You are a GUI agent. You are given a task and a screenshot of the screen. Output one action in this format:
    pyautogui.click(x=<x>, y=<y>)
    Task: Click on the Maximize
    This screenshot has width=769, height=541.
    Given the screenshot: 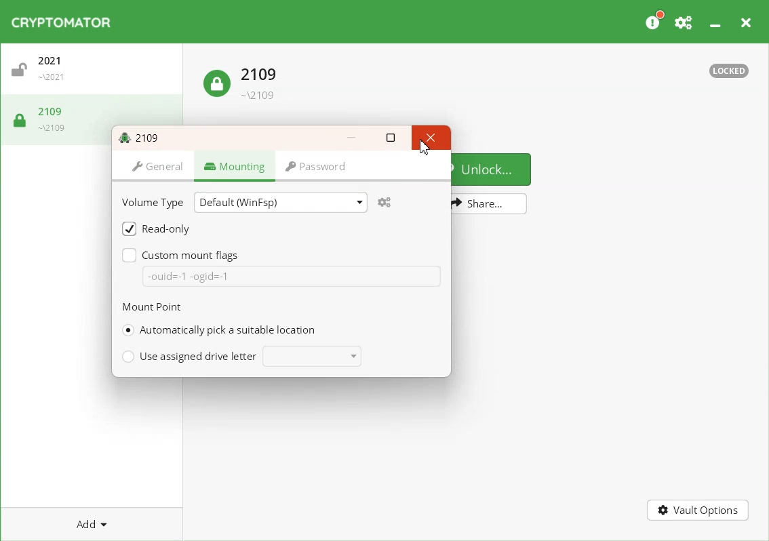 What is the action you would take?
    pyautogui.click(x=391, y=138)
    